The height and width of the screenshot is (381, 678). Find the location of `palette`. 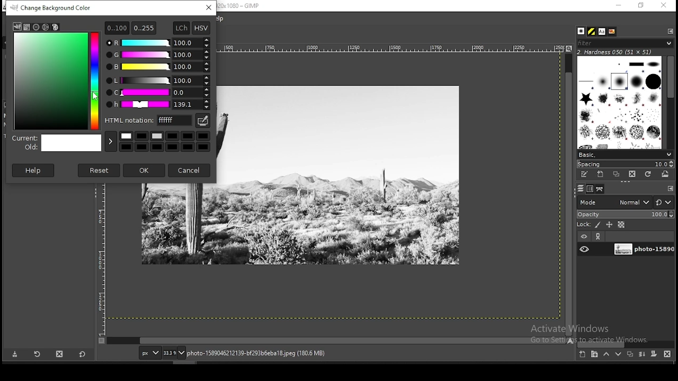

palette is located at coordinates (55, 27).